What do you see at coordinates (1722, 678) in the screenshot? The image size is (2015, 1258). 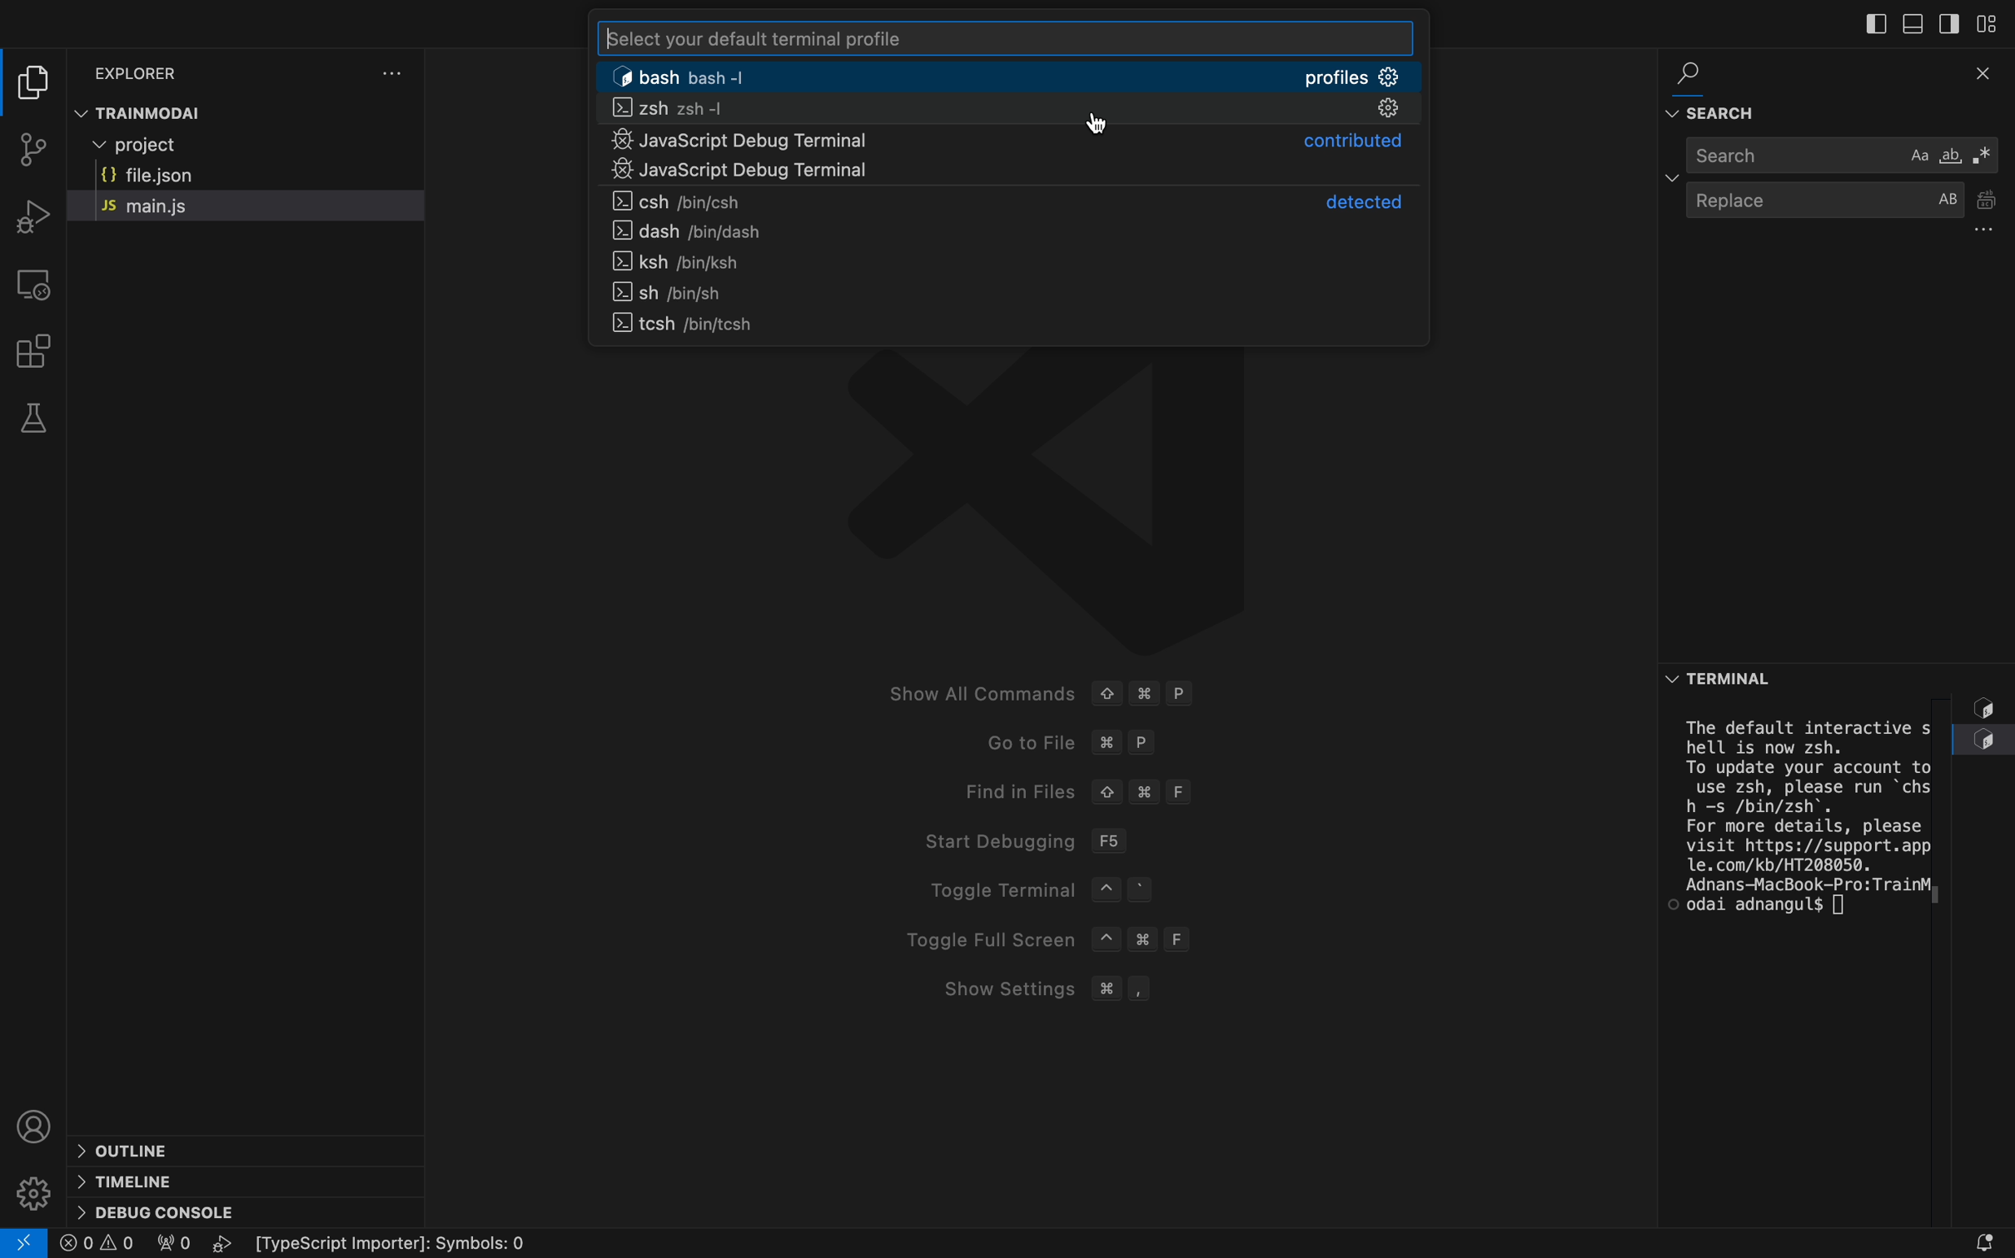 I see `` at bounding box center [1722, 678].